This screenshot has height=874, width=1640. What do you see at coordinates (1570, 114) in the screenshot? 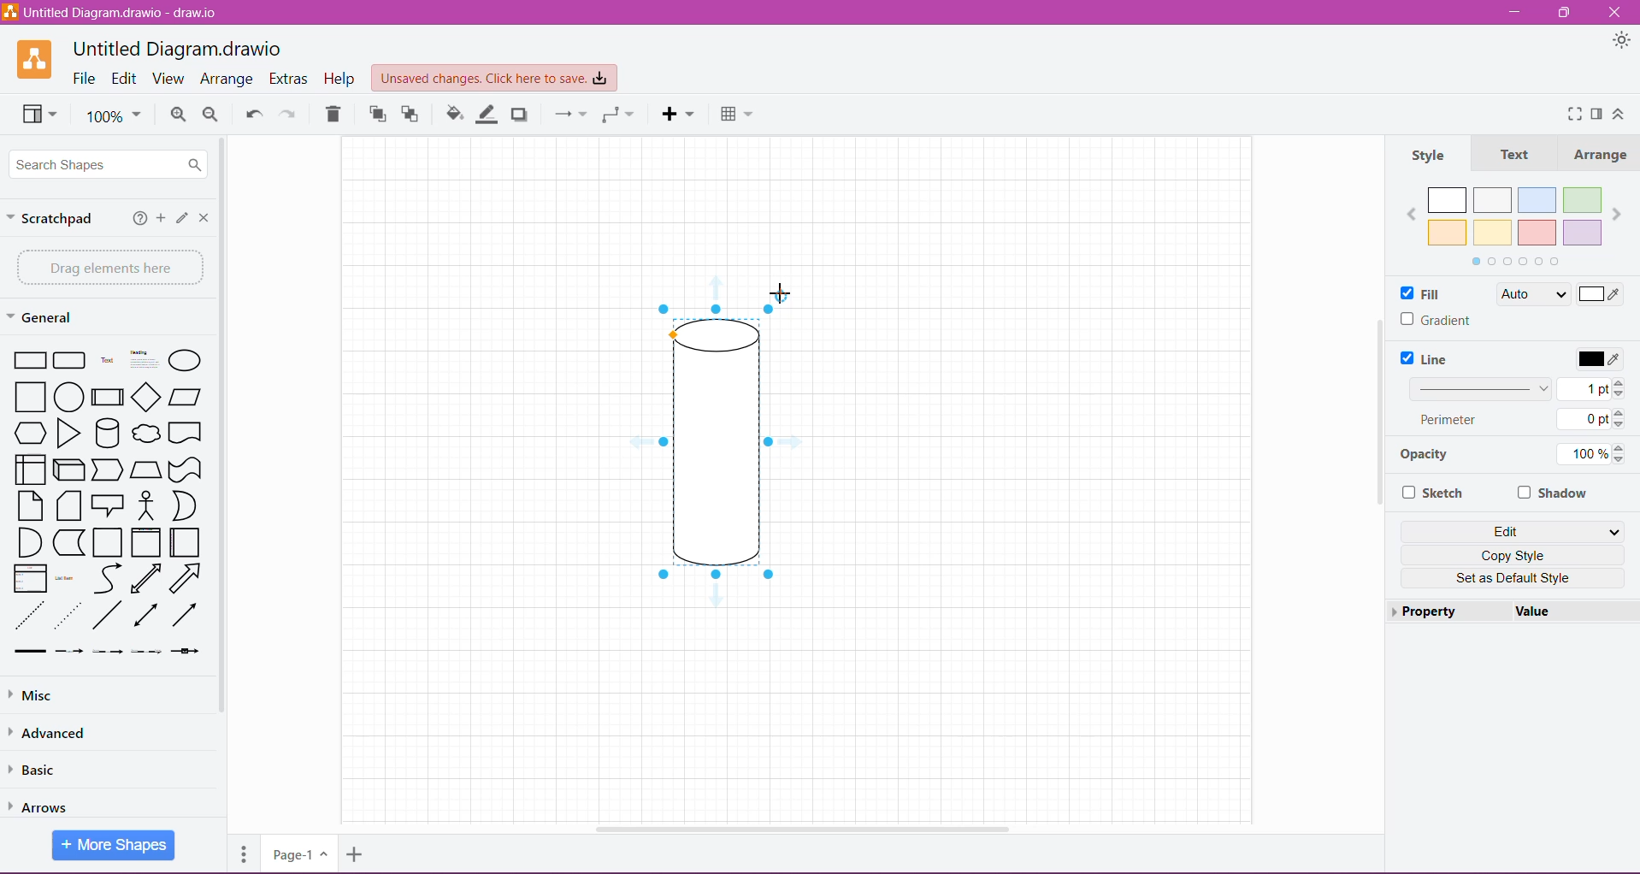
I see `Fullscreen` at bounding box center [1570, 114].